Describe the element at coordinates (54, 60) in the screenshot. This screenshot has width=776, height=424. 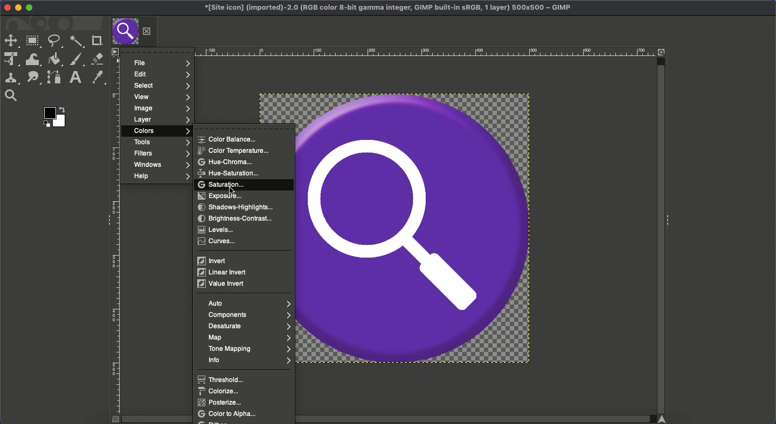
I see `Fill color` at that location.